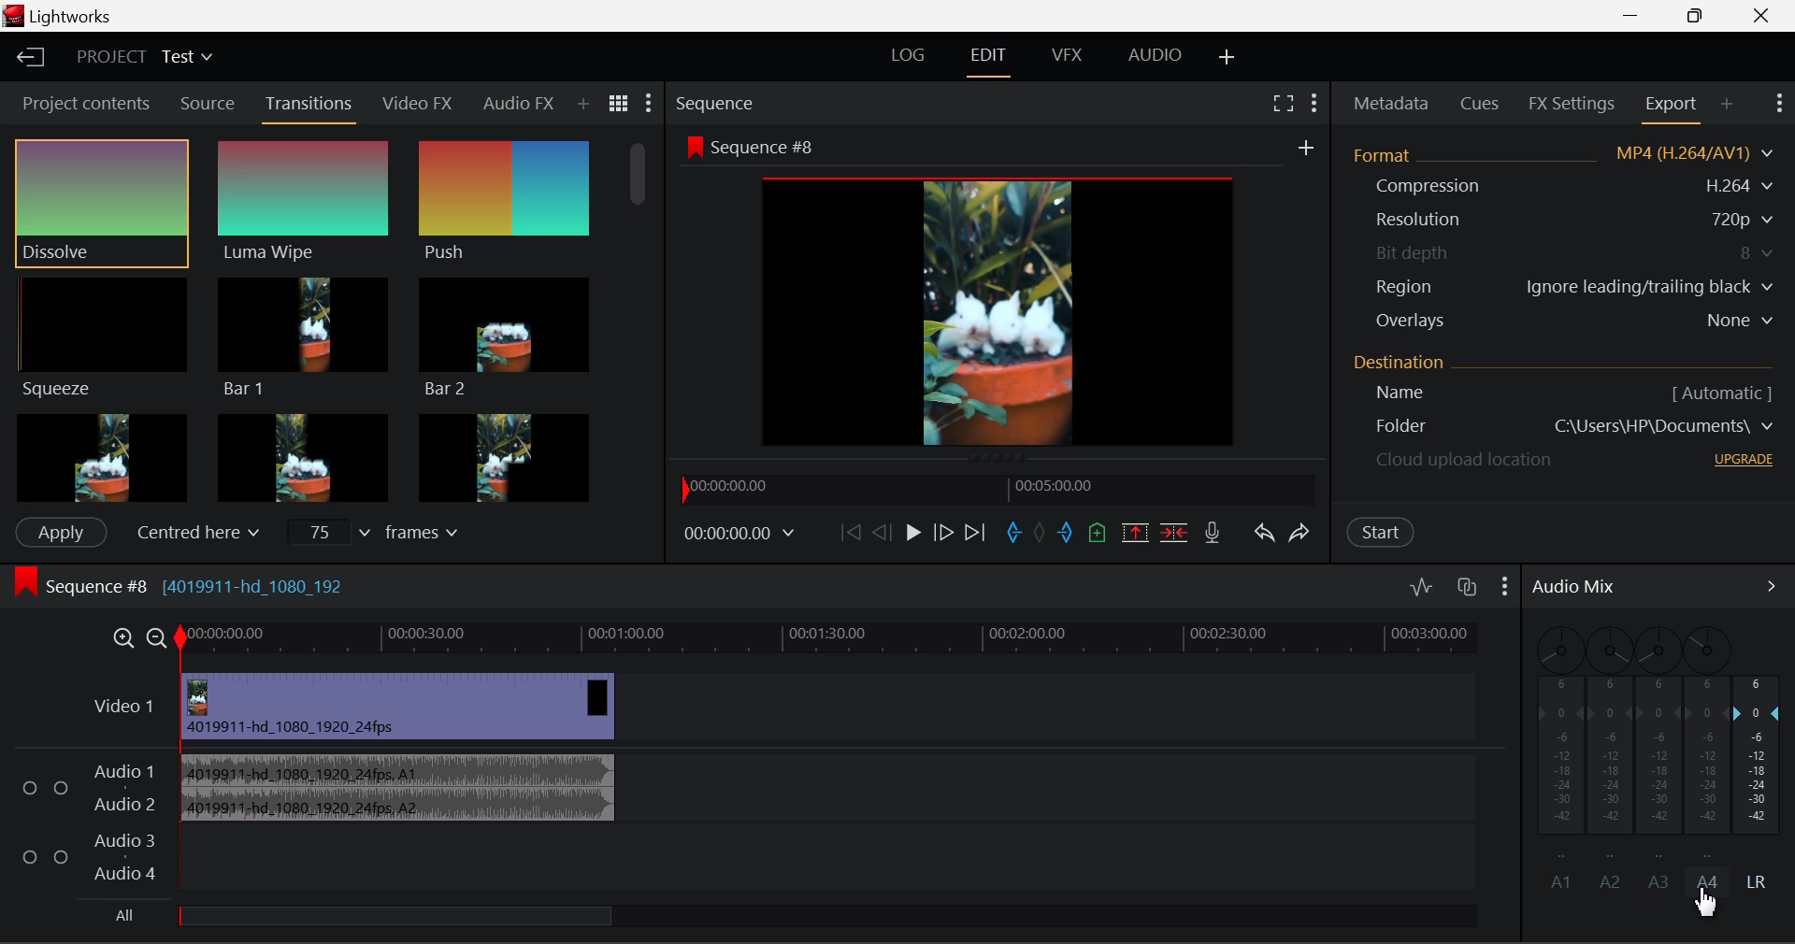 This screenshot has height=944, width=1795. I want to click on VFX Layout, so click(1070, 53).